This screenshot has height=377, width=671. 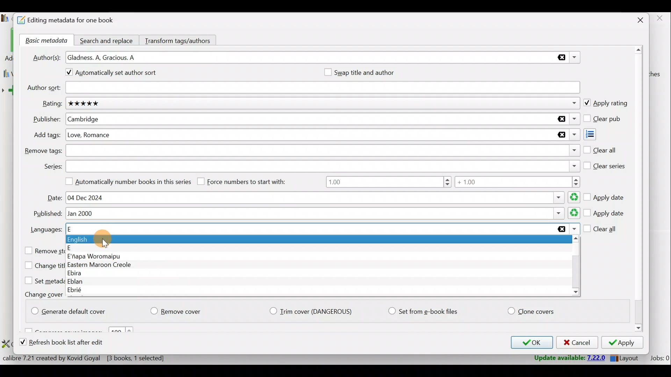 What do you see at coordinates (43, 88) in the screenshot?
I see `Author sort:` at bounding box center [43, 88].